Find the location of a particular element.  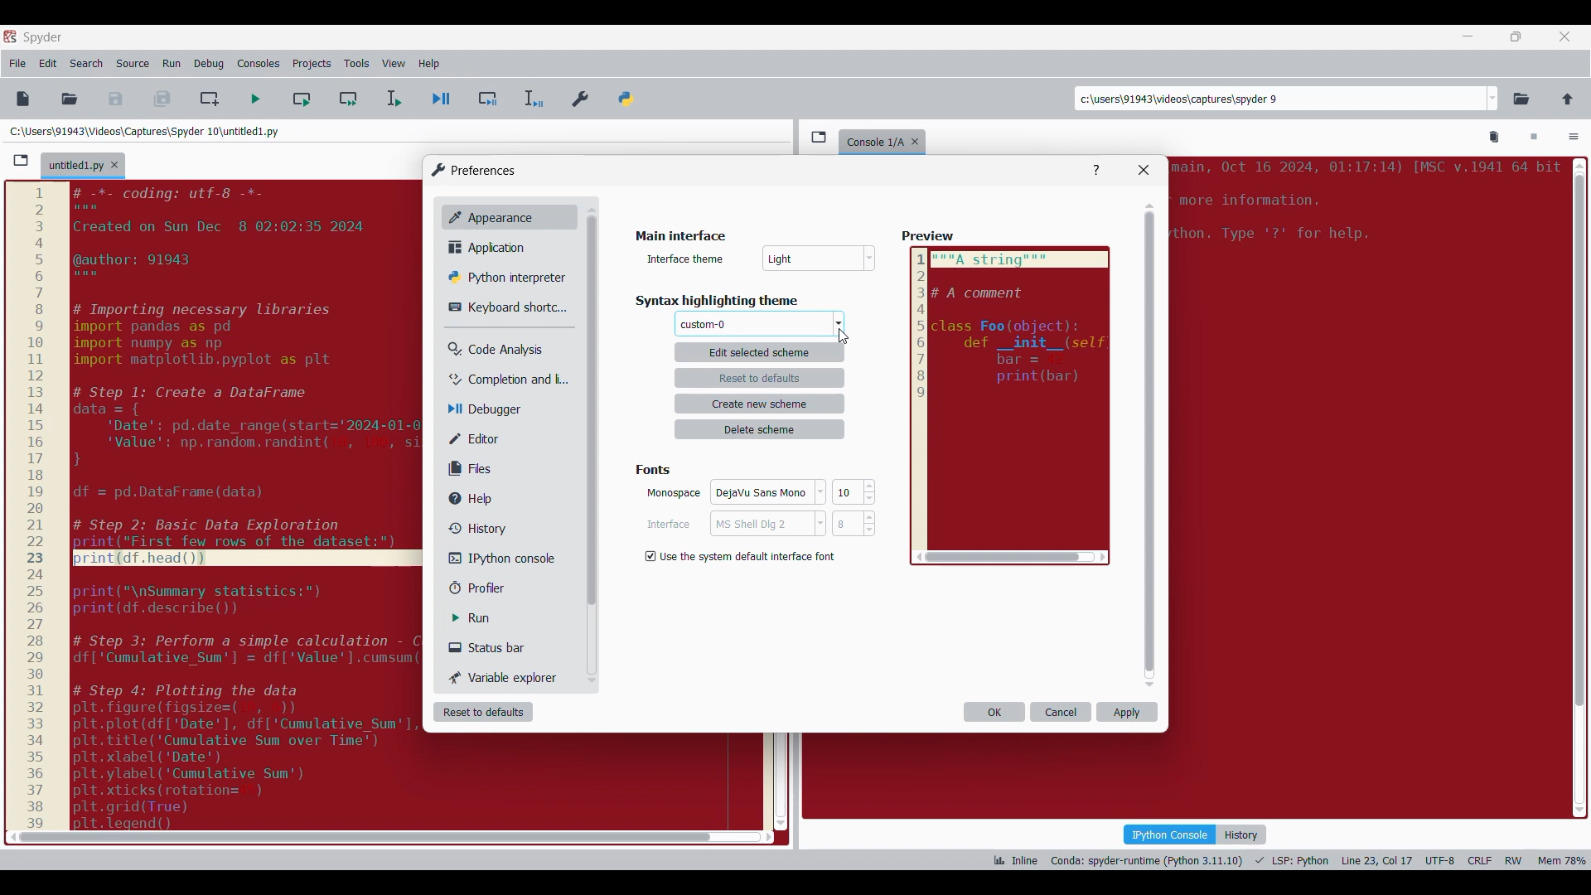

Search menu is located at coordinates (87, 64).